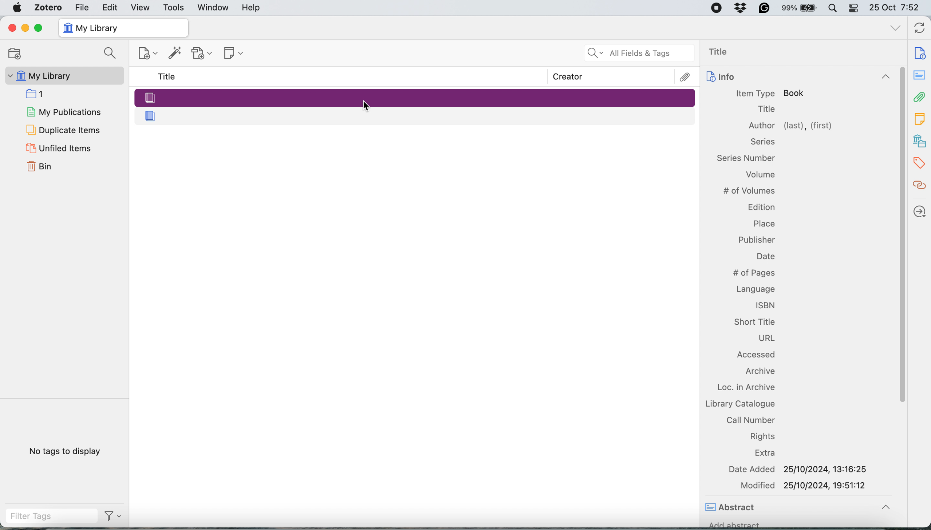 The image size is (931, 530). I want to click on Tools, so click(174, 8).